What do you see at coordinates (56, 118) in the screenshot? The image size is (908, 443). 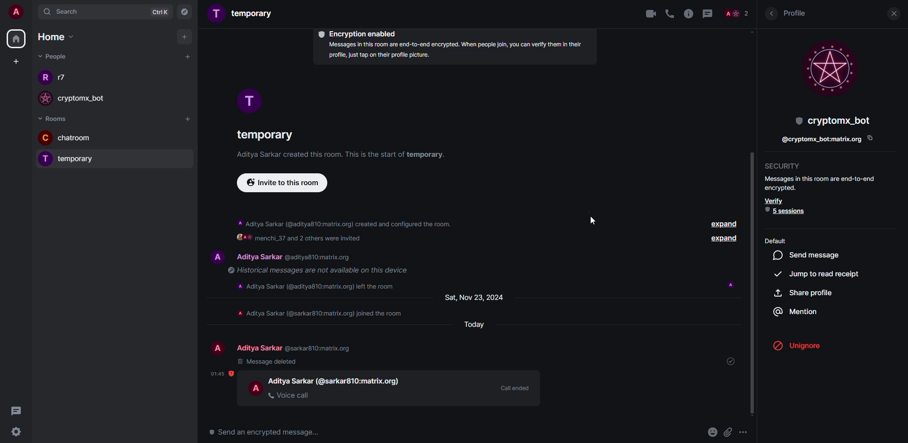 I see `rooms` at bounding box center [56, 118].